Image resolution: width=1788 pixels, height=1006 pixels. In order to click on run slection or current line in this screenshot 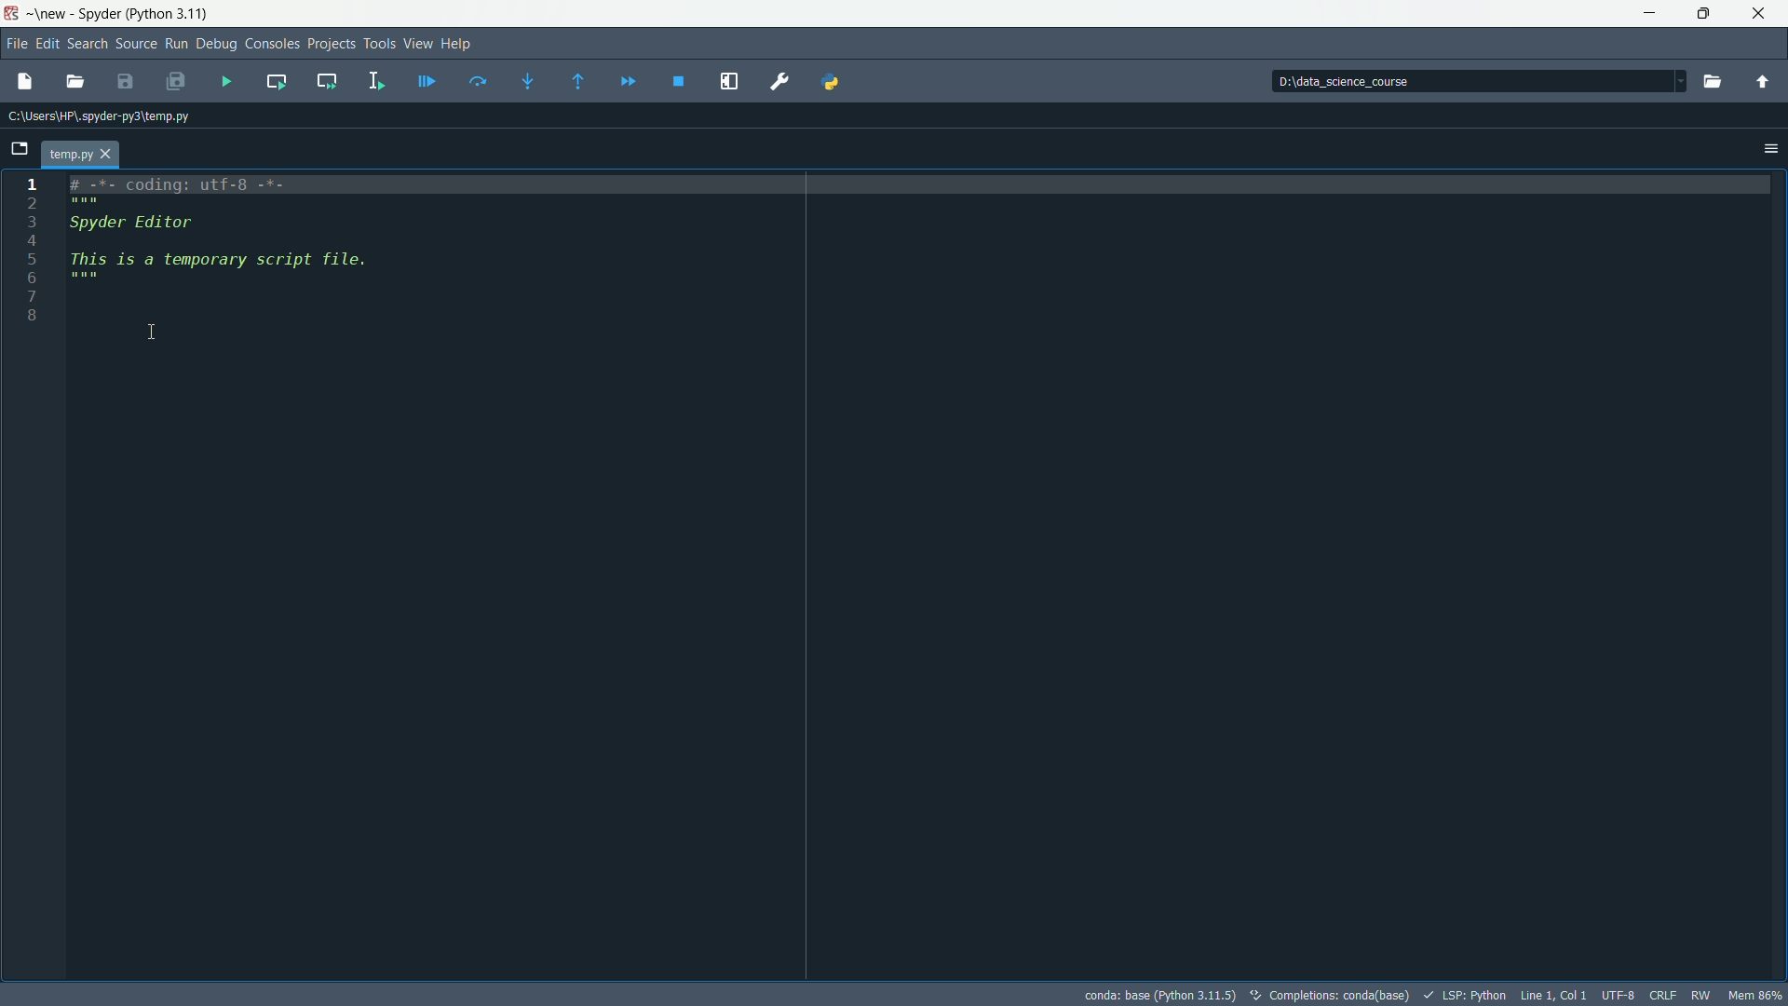, I will do `click(372, 81)`.